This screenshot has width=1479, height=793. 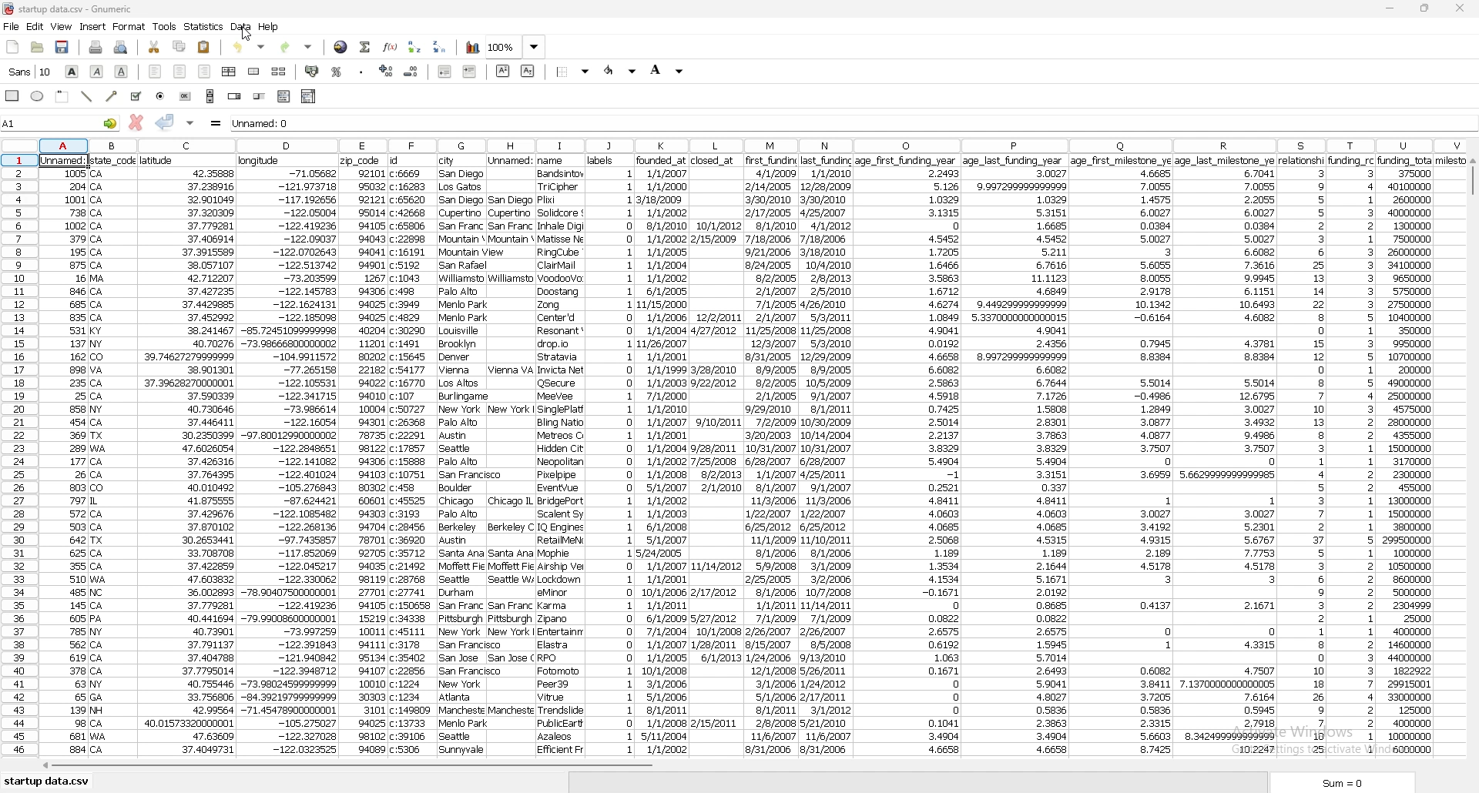 I want to click on sheet, so click(x=47, y=782).